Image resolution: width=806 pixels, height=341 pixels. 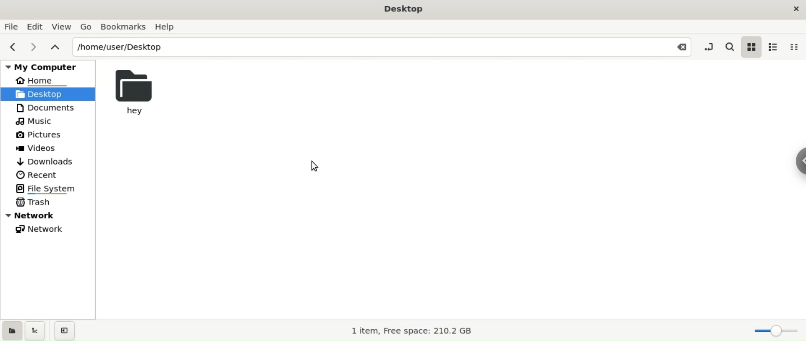 What do you see at coordinates (125, 26) in the screenshot?
I see `bookamarks` at bounding box center [125, 26].